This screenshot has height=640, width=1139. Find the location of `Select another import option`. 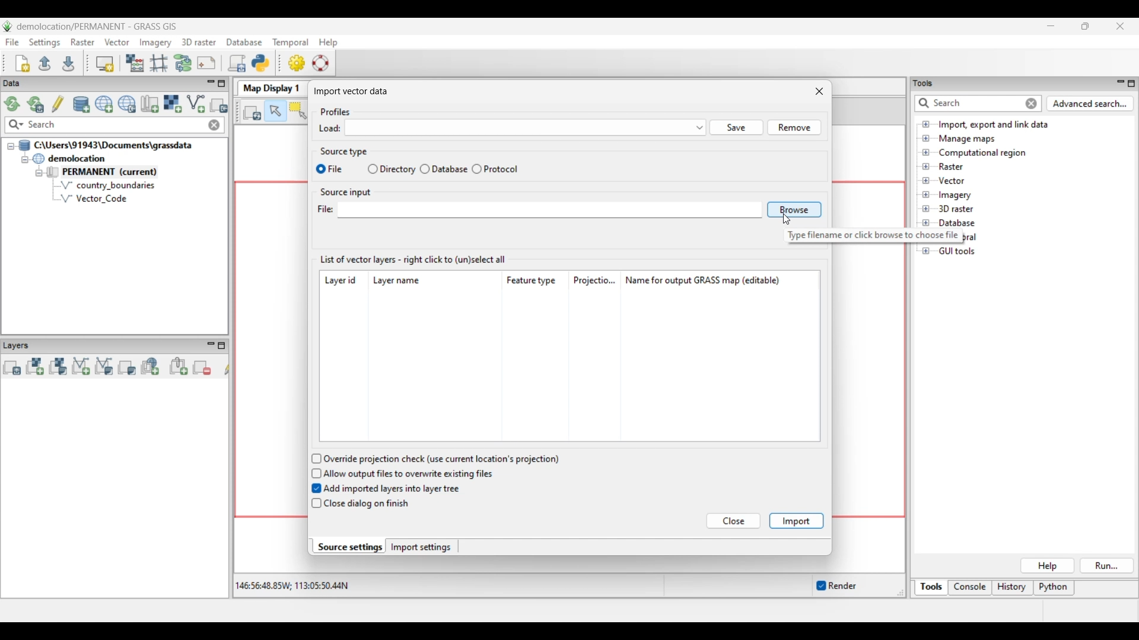

Select another import option is located at coordinates (218, 105).